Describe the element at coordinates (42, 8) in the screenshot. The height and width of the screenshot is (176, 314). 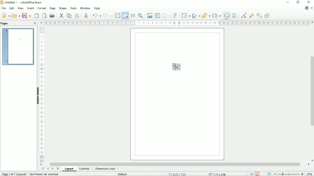
I see `Format` at that location.